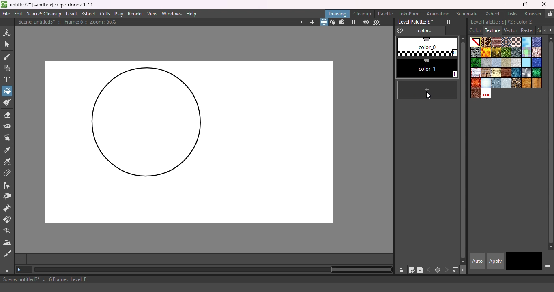 Image resolution: width=554 pixels, height=292 pixels. Describe the element at coordinates (477, 261) in the screenshot. I see `Auto` at that location.